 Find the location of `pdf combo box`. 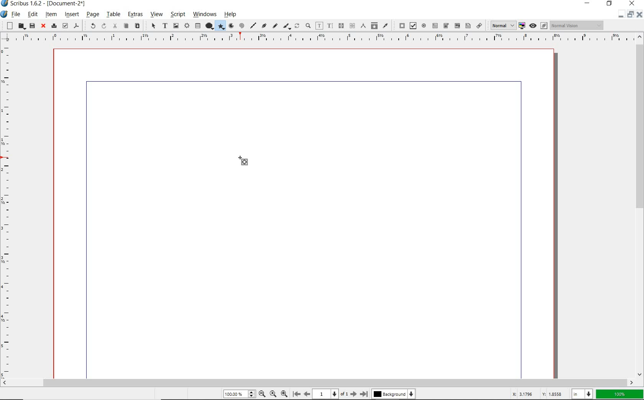

pdf combo box is located at coordinates (446, 26).